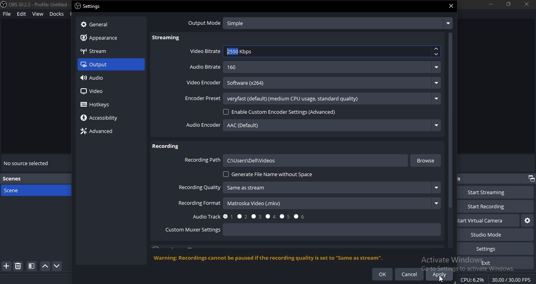 The height and width of the screenshot is (284, 536). I want to click on audio, so click(95, 78).